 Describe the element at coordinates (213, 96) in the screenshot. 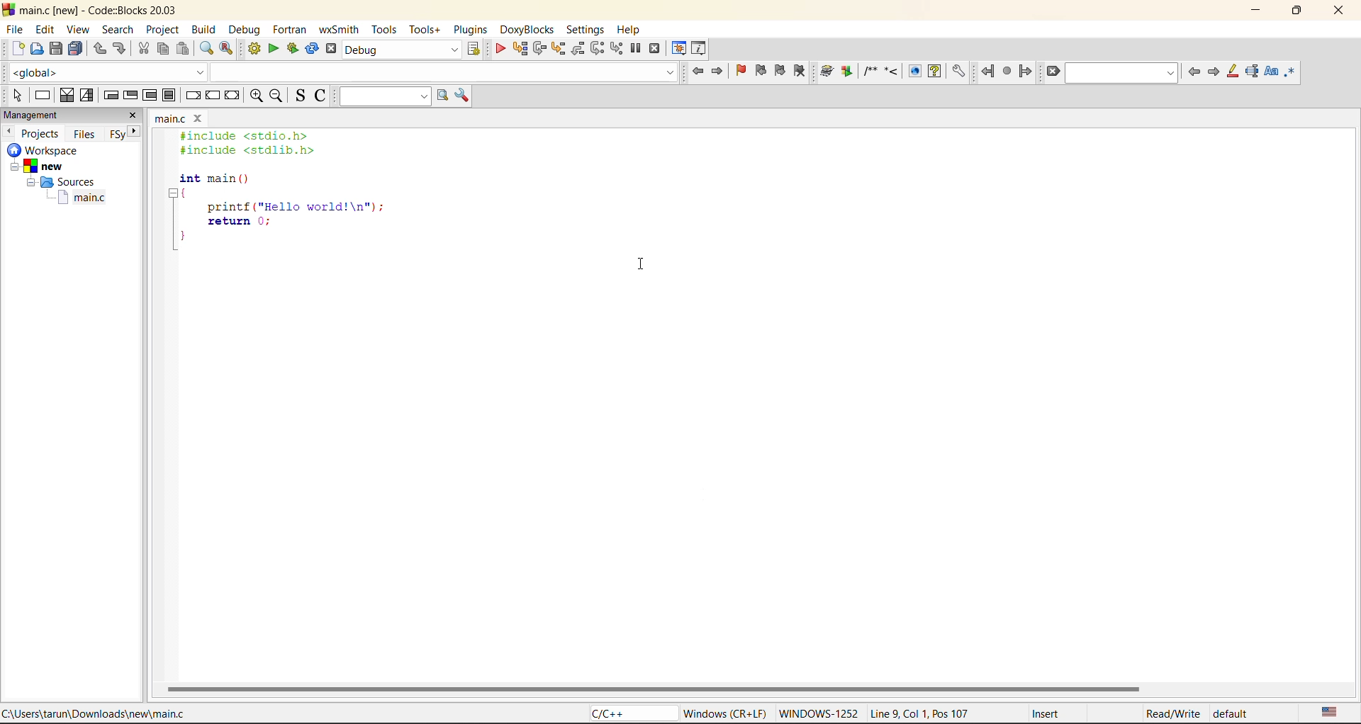

I see `continue instruction ` at that location.